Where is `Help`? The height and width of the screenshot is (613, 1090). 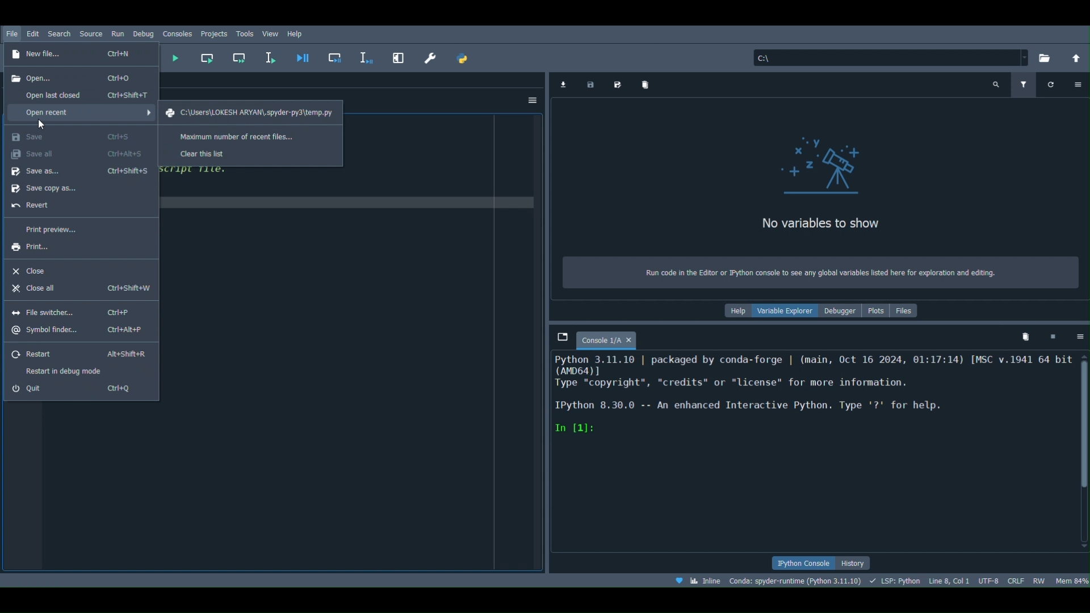
Help is located at coordinates (736, 313).